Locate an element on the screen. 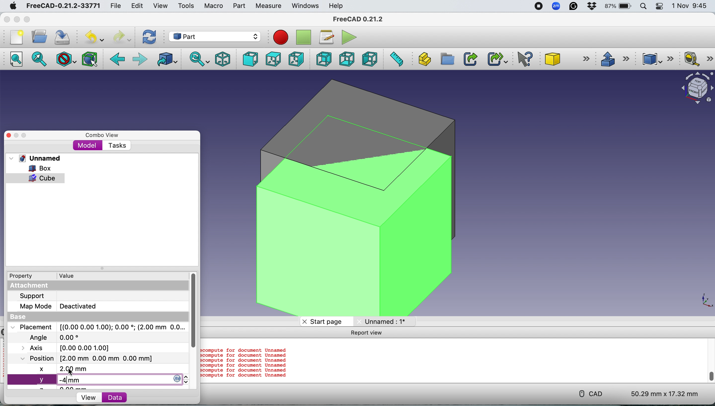  Cube is located at coordinates (565, 59).